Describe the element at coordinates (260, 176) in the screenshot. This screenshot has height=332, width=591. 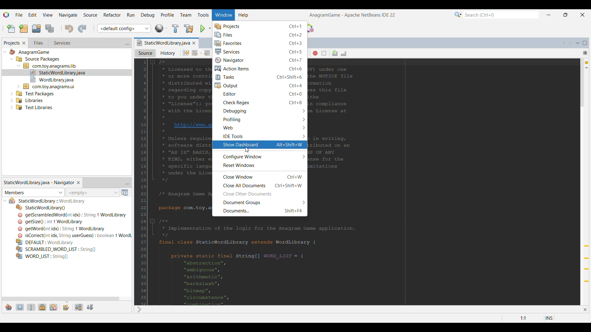
I see `Close window` at that location.